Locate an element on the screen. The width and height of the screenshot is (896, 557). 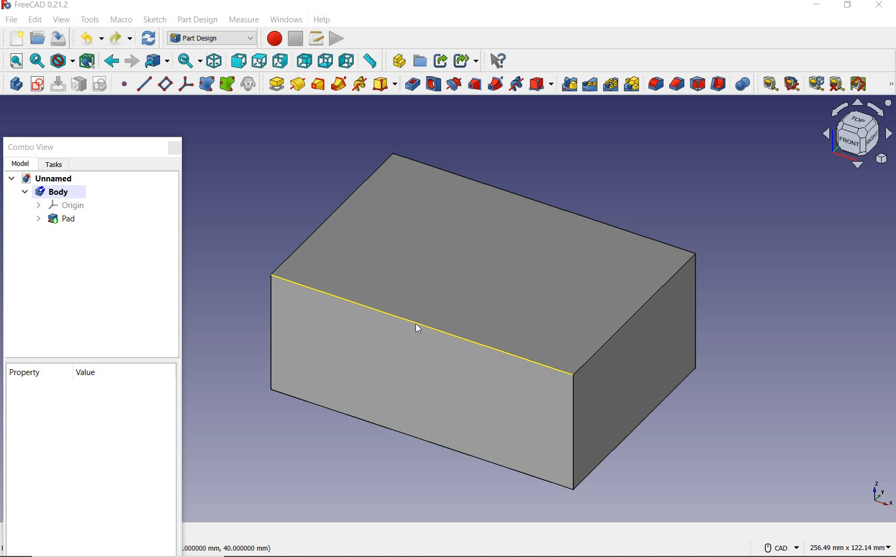
execute macro is located at coordinates (337, 38).